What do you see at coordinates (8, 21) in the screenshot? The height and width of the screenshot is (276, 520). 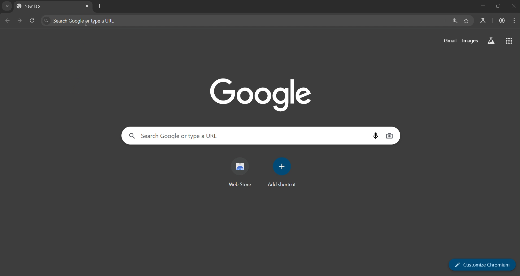 I see `go back one page` at bounding box center [8, 21].